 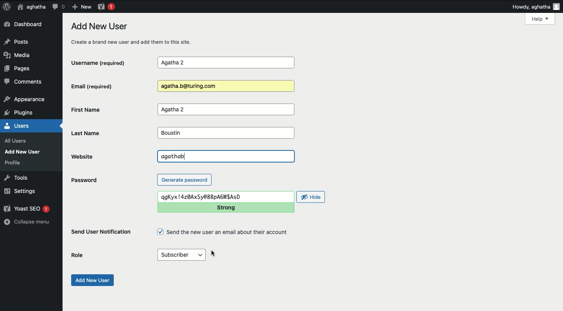 I want to click on First Name, so click(x=107, y=109).